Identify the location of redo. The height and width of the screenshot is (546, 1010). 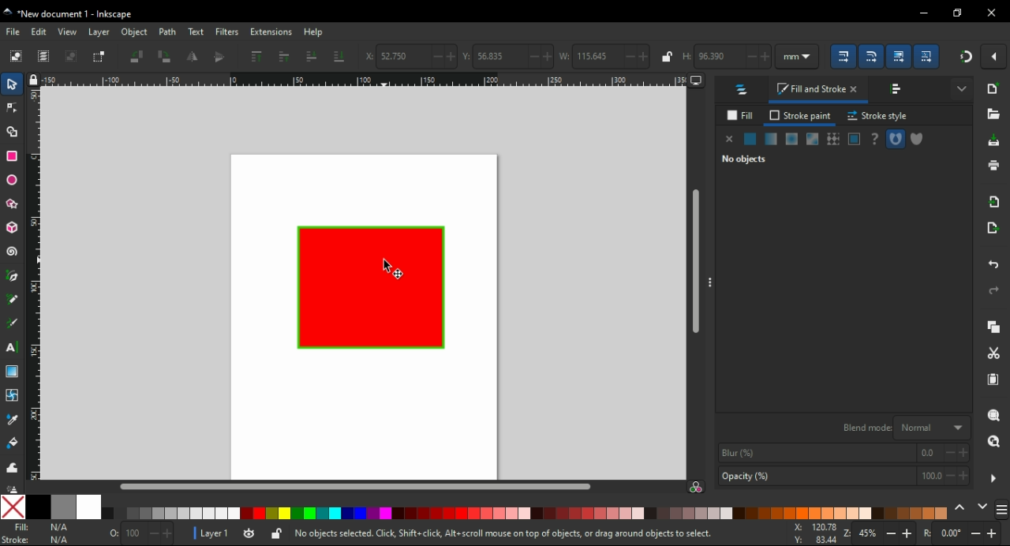
(994, 290).